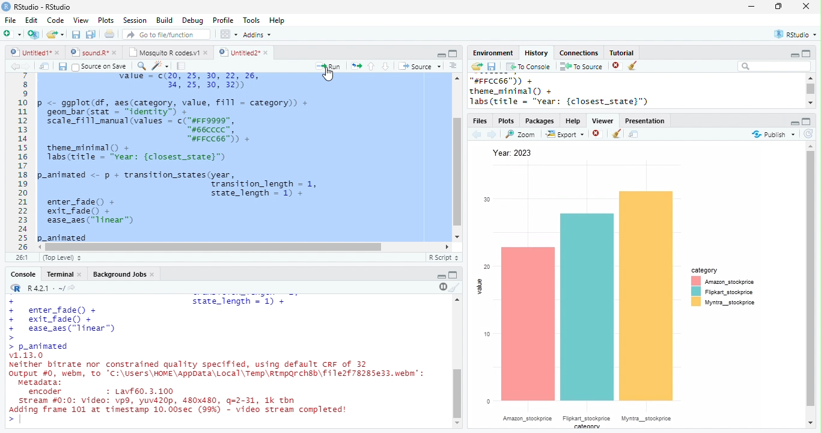 The image size is (821, 433). What do you see at coordinates (443, 257) in the screenshot?
I see `R Script` at bounding box center [443, 257].